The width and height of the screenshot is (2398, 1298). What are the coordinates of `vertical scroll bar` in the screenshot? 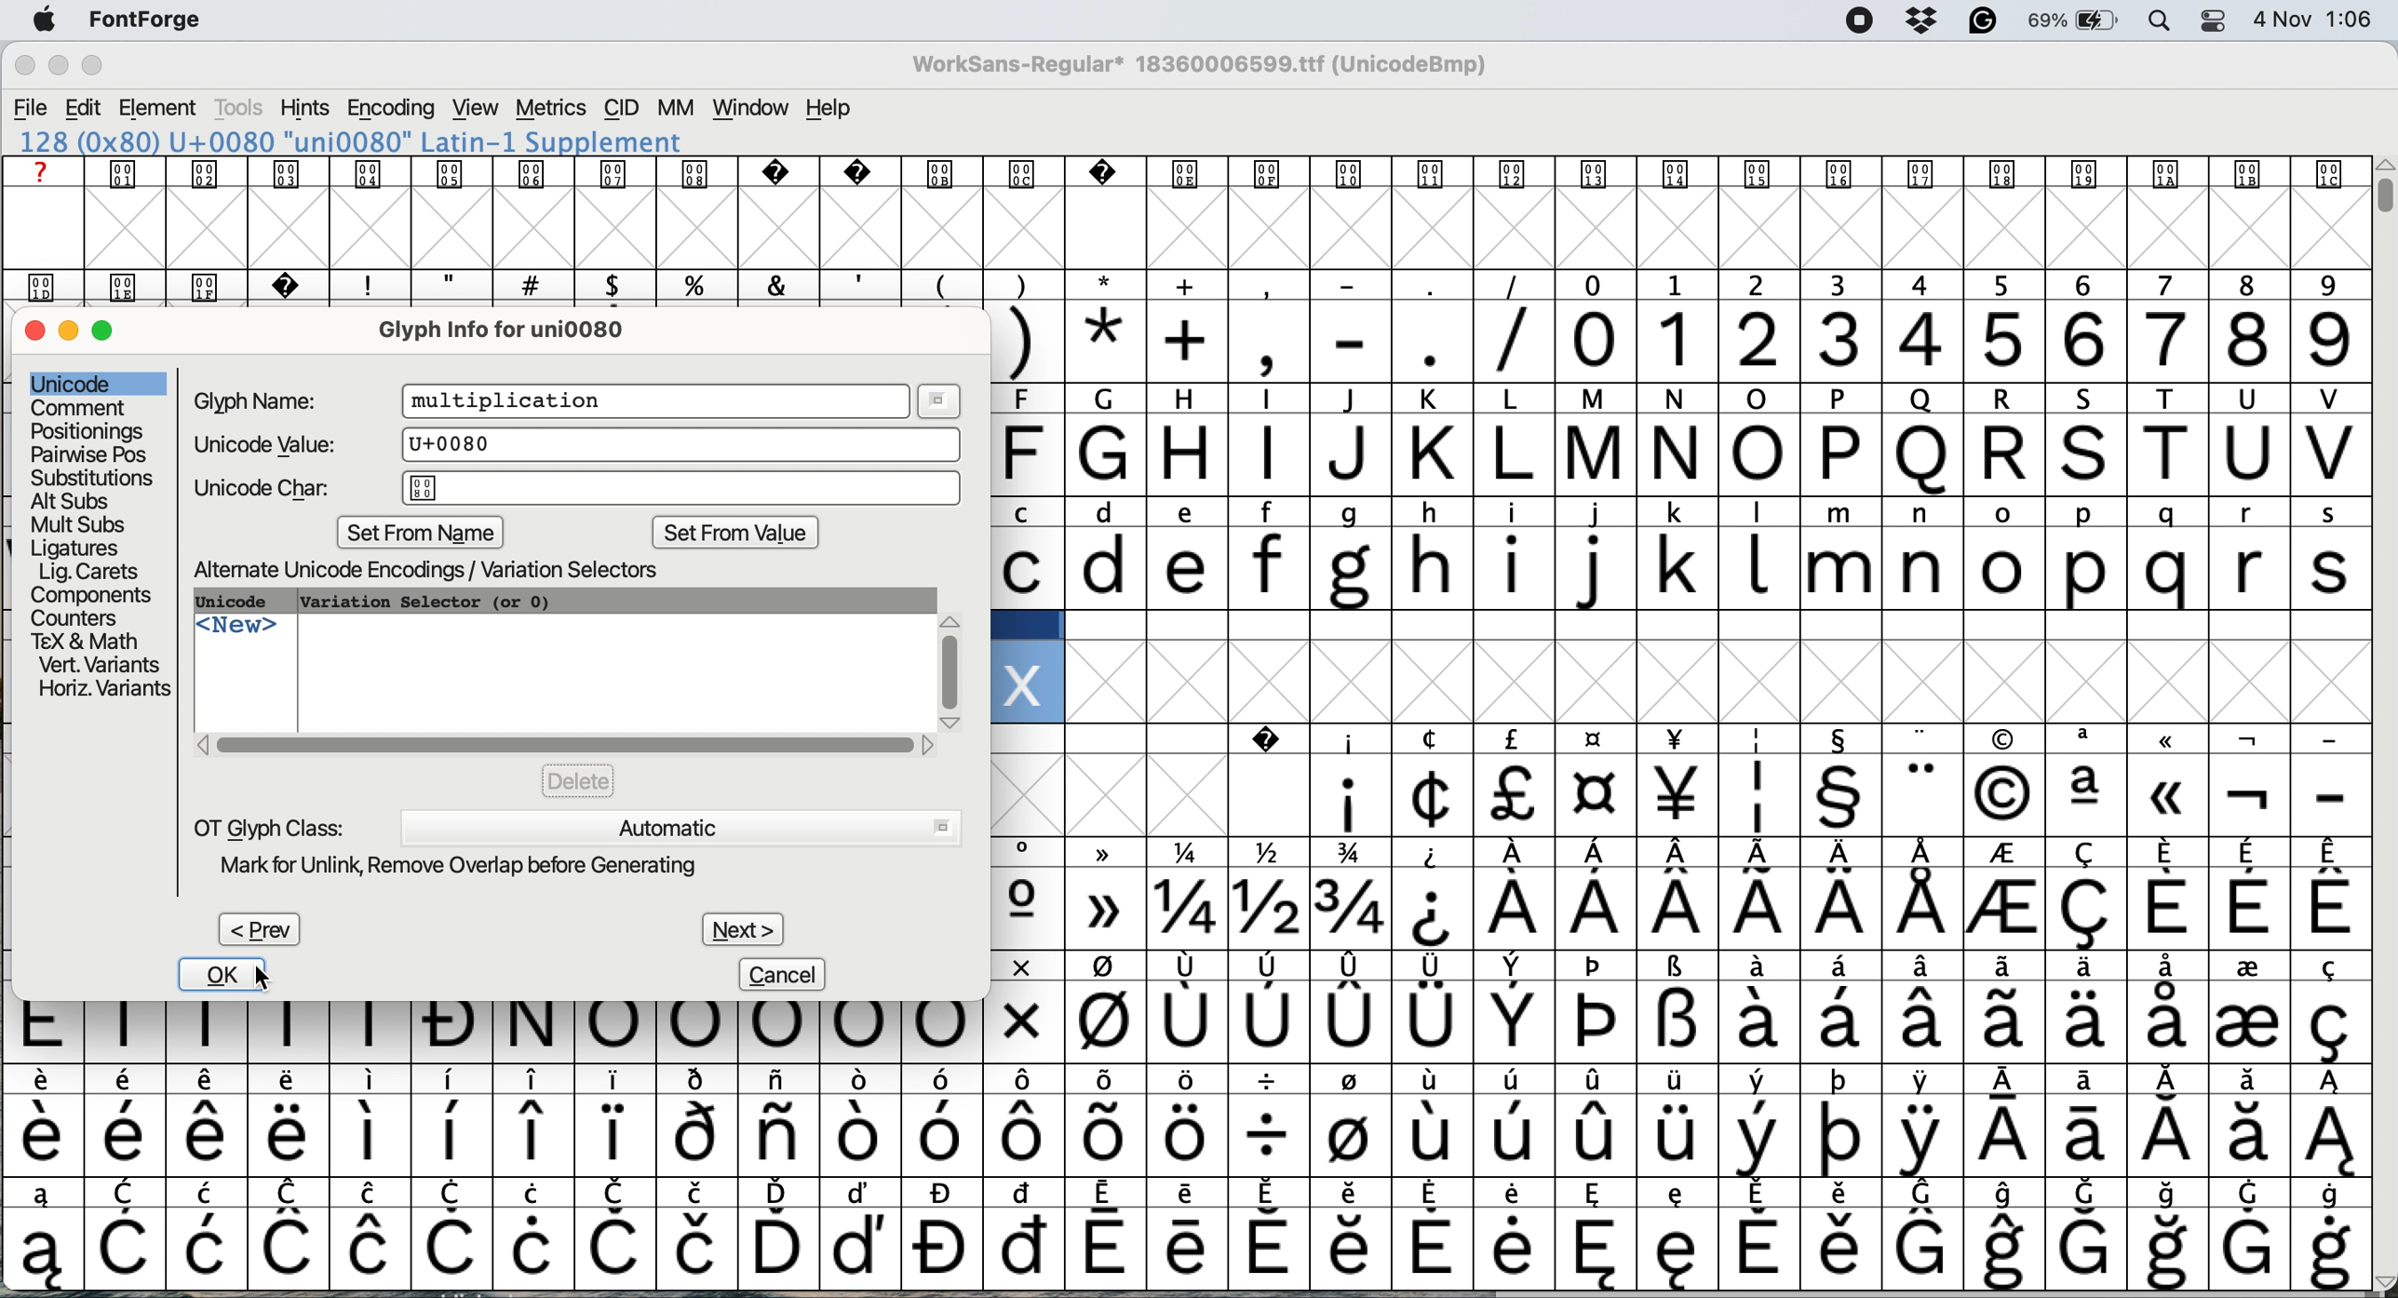 It's located at (950, 664).